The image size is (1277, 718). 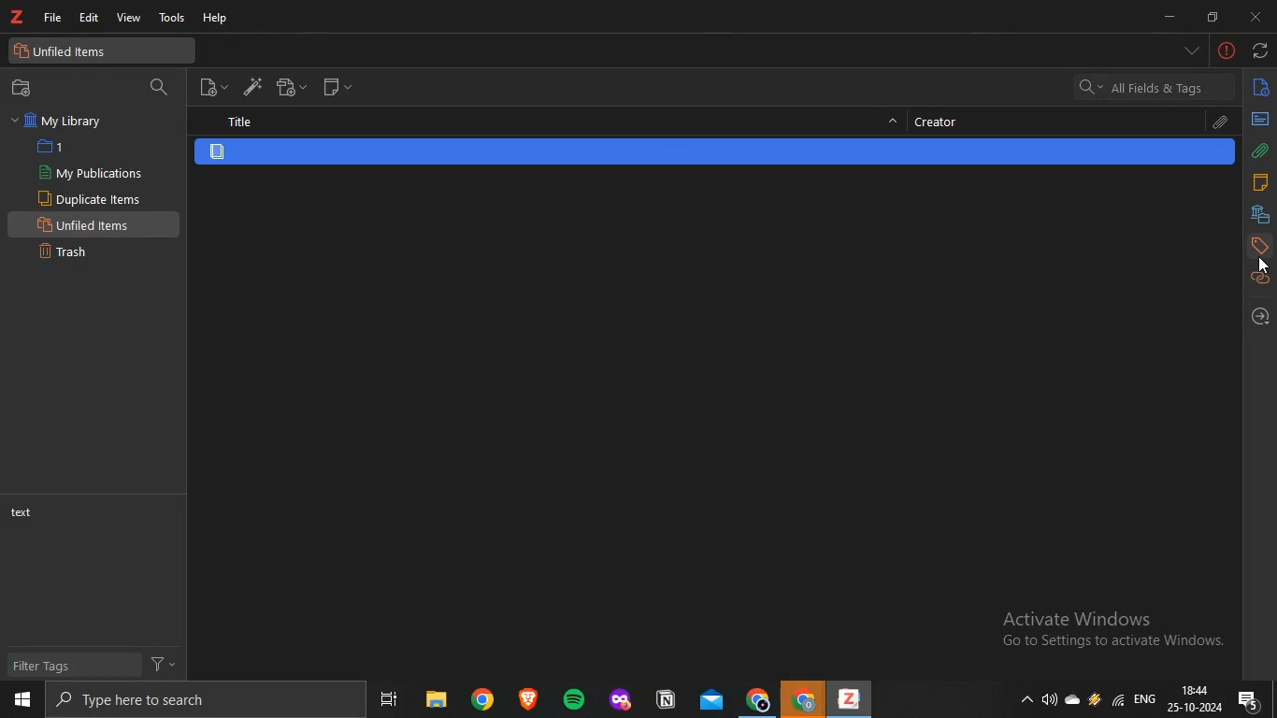 I want to click on notes, so click(x=1261, y=183).